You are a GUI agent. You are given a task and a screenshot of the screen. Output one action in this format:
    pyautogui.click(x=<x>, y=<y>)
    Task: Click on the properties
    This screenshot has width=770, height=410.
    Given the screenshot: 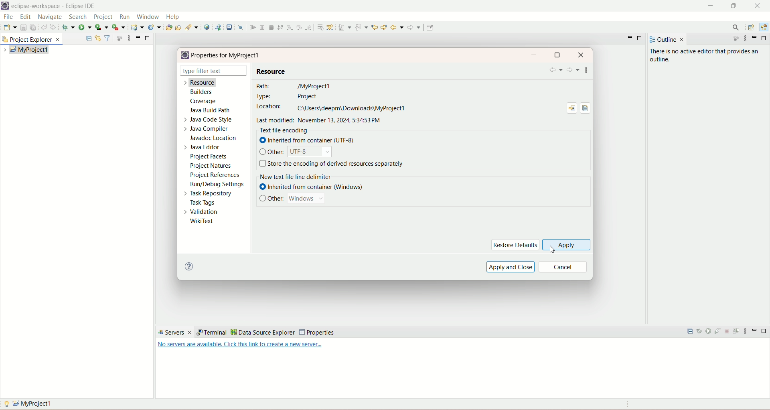 What is the action you would take?
    pyautogui.click(x=227, y=56)
    